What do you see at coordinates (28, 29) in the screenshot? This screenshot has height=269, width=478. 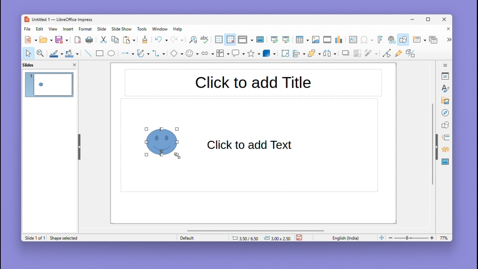 I see `File` at bounding box center [28, 29].